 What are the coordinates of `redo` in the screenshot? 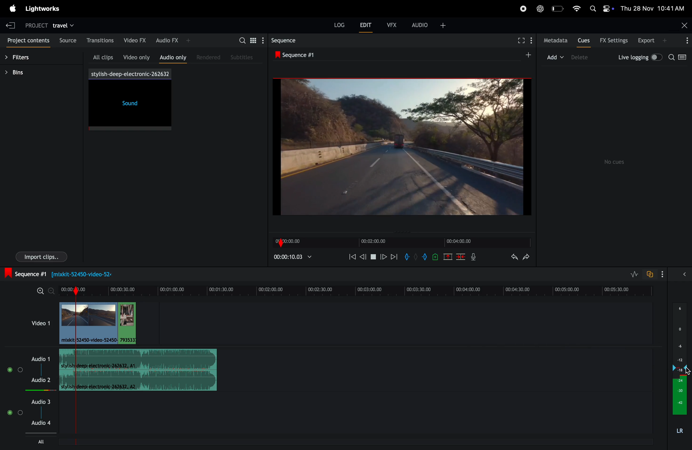 It's located at (527, 256).